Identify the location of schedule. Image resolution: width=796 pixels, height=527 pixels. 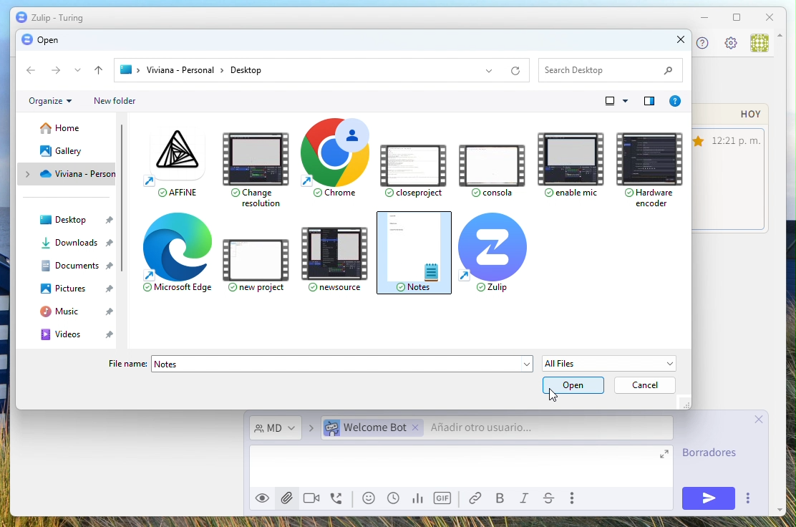
(394, 498).